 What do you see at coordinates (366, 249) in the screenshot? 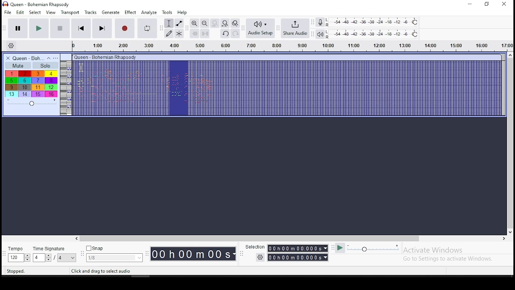
I see `playback speed` at bounding box center [366, 249].